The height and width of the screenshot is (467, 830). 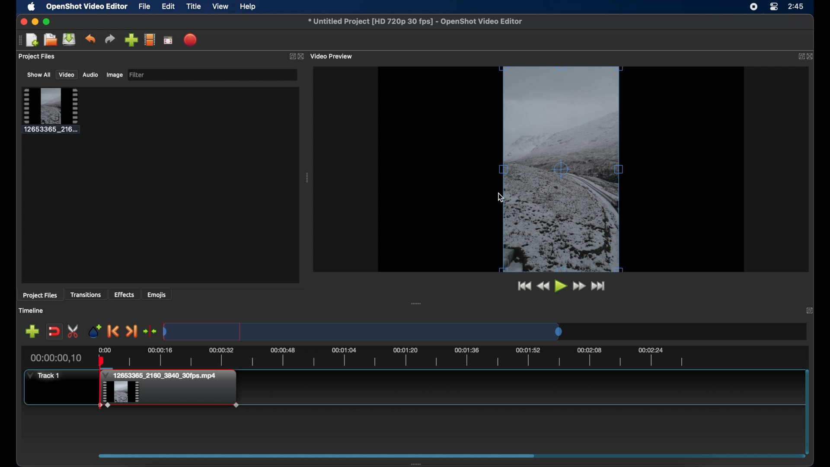 What do you see at coordinates (811, 56) in the screenshot?
I see `close` at bounding box center [811, 56].